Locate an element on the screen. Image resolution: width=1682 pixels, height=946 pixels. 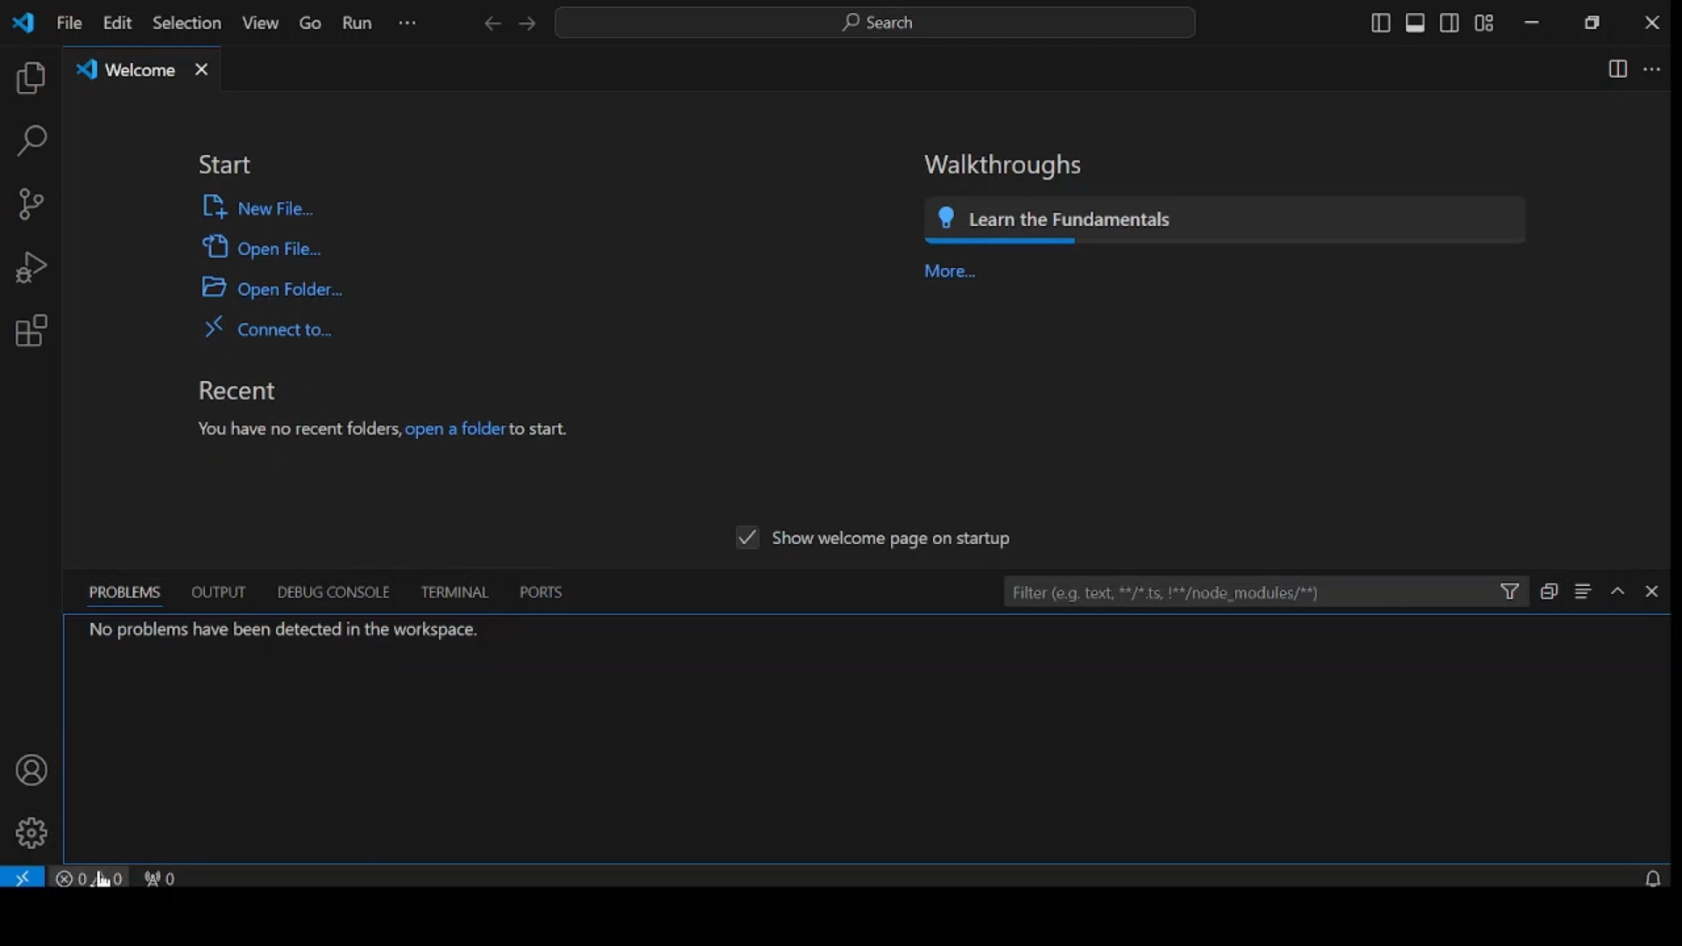
new file is located at coordinates (262, 205).